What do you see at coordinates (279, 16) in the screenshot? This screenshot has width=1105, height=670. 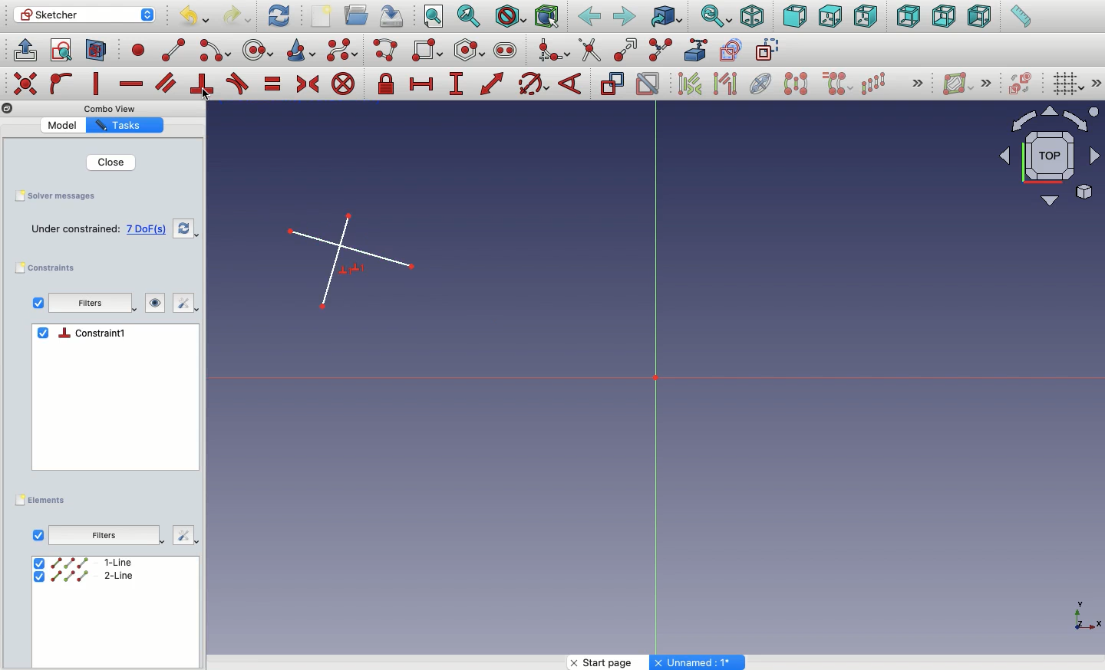 I see `Refresh` at bounding box center [279, 16].